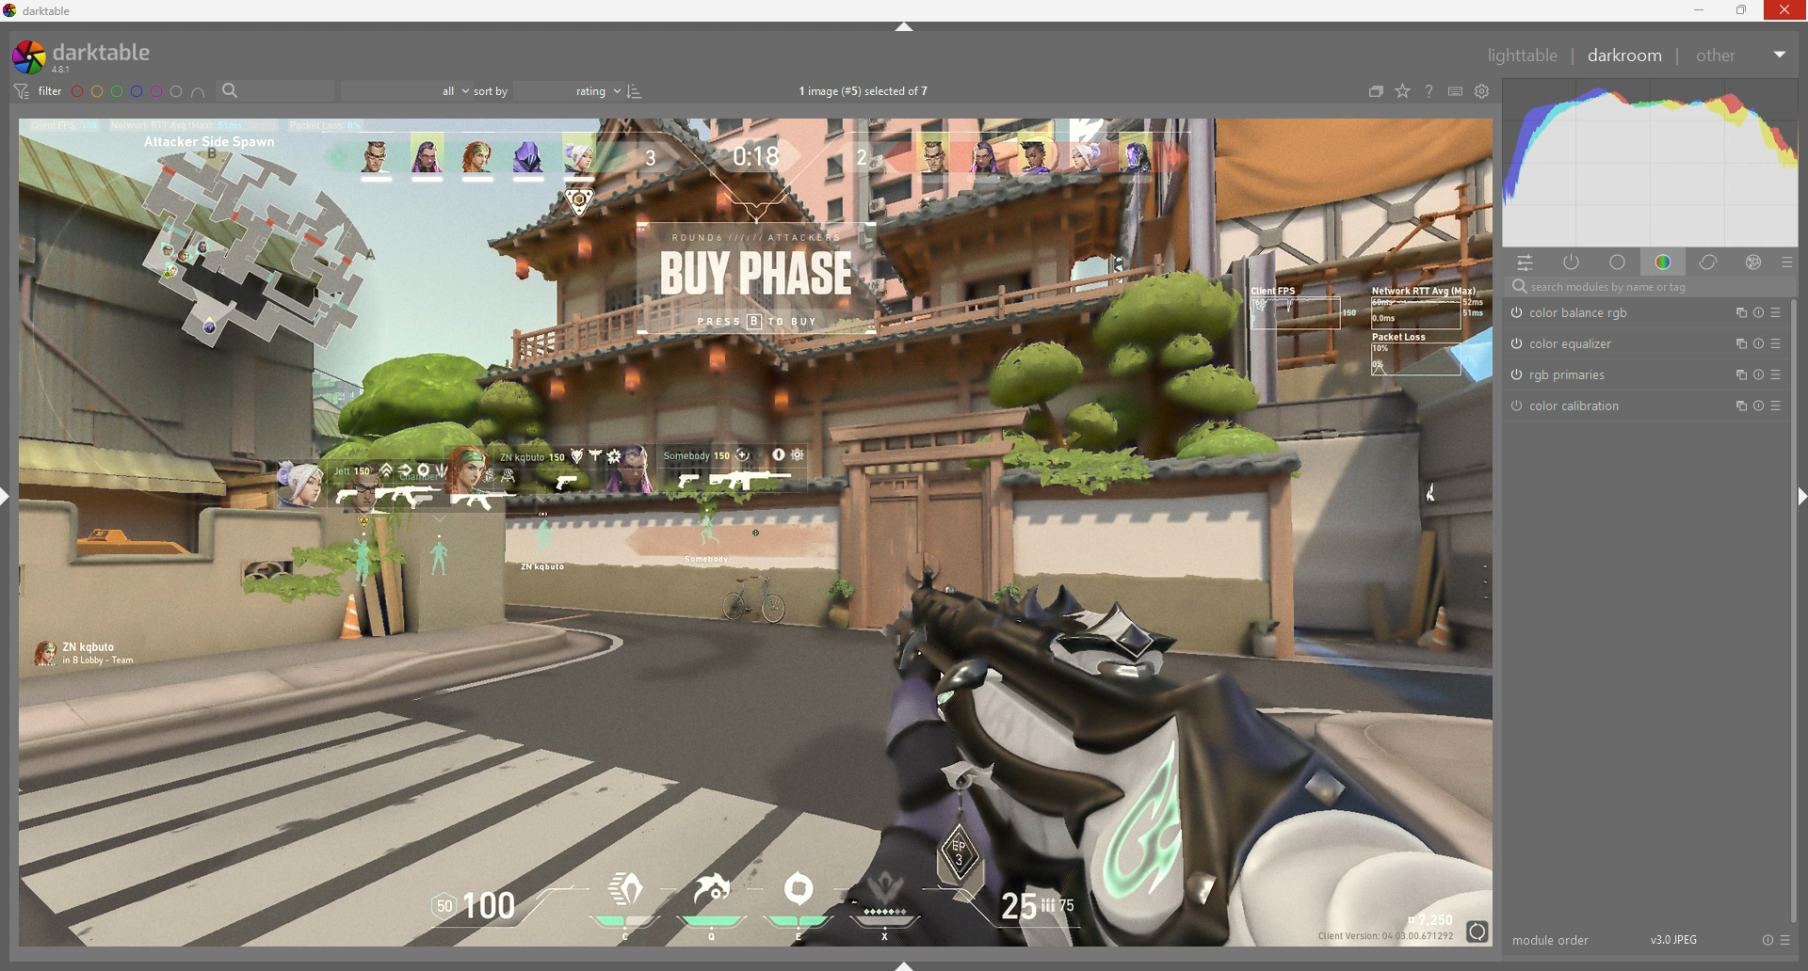 The image size is (1808, 971). I want to click on presets, so click(1775, 407).